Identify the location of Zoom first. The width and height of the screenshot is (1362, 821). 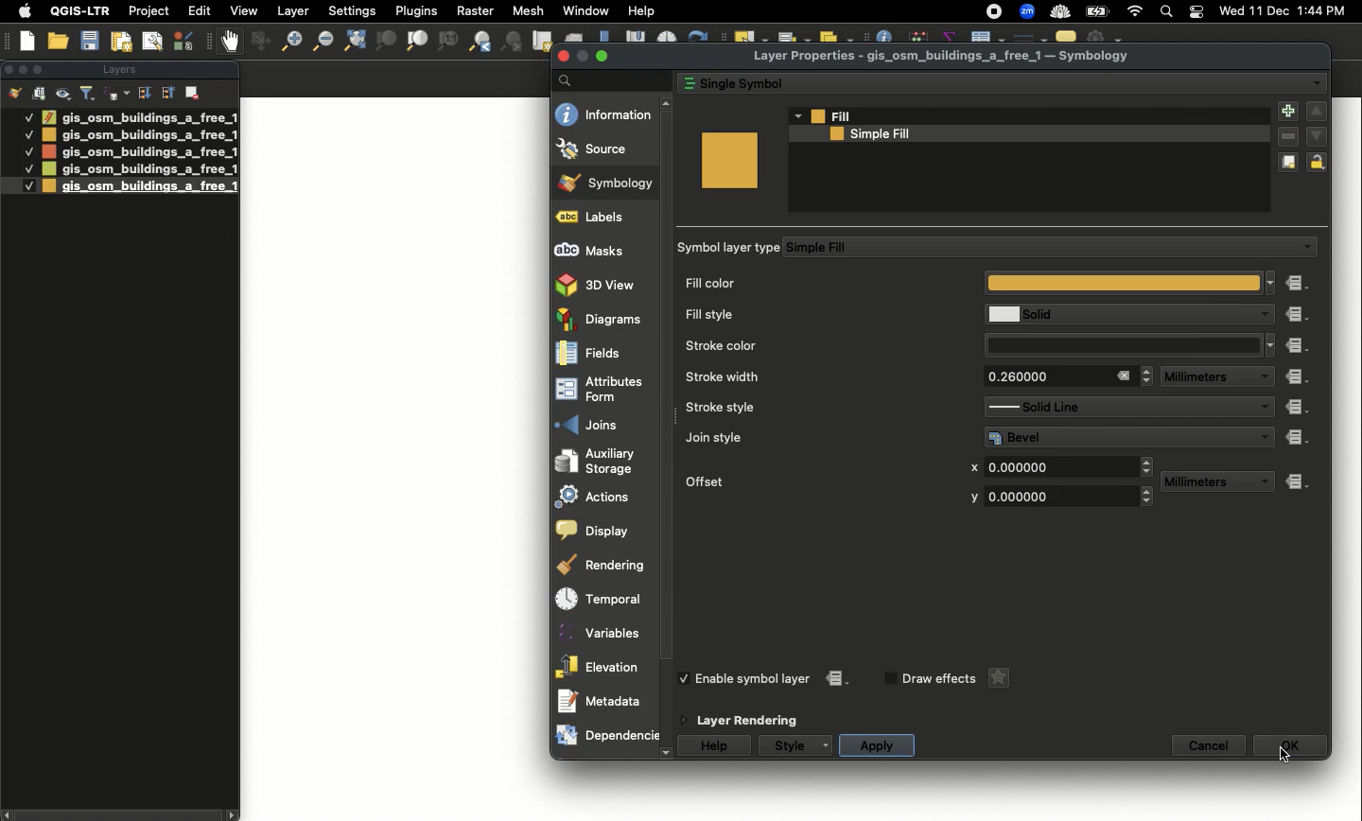
(513, 43).